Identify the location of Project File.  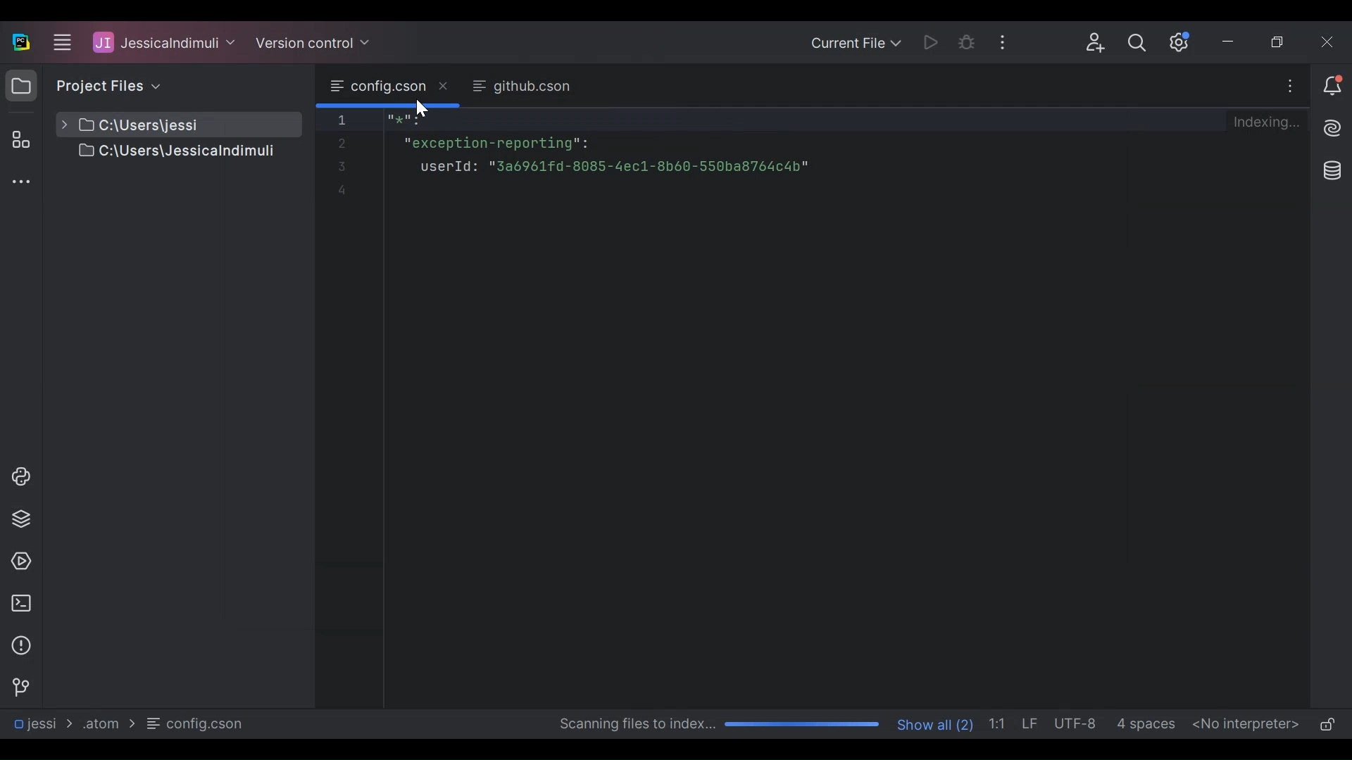
(161, 125).